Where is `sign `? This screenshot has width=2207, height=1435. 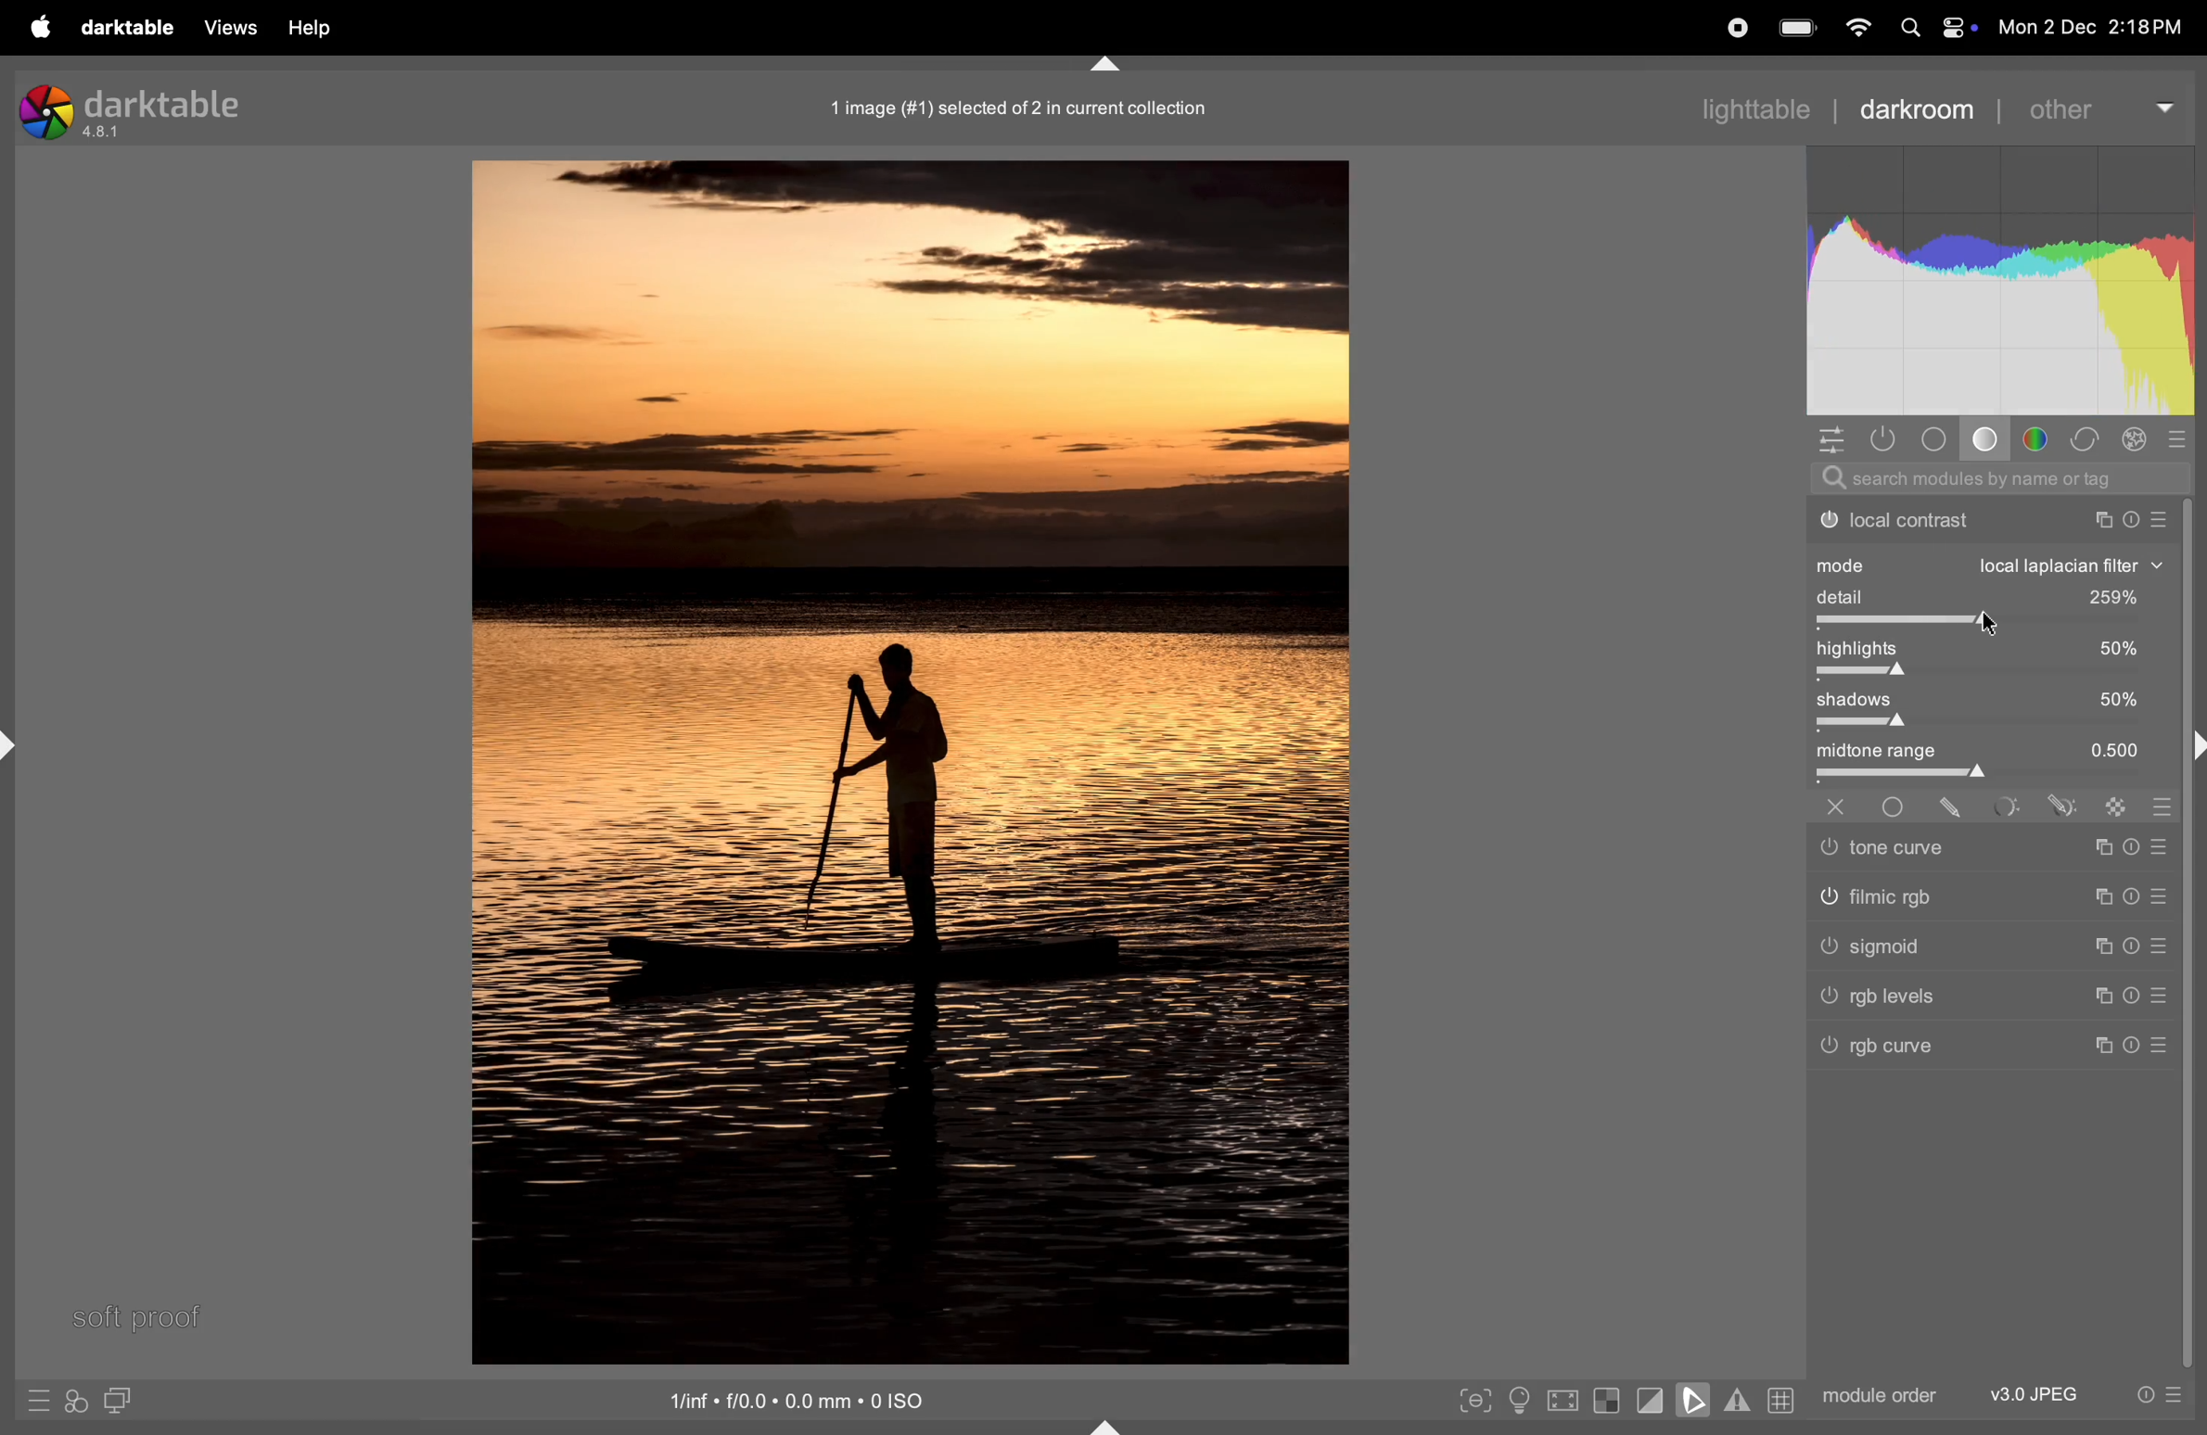 sign  is located at coordinates (2164, 995).